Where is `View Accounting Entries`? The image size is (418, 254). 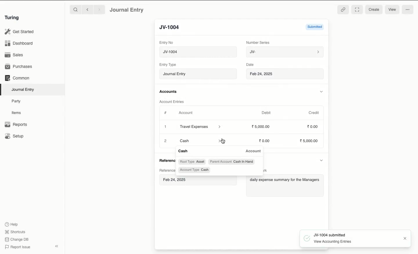 View Accounting Entries is located at coordinates (335, 242).